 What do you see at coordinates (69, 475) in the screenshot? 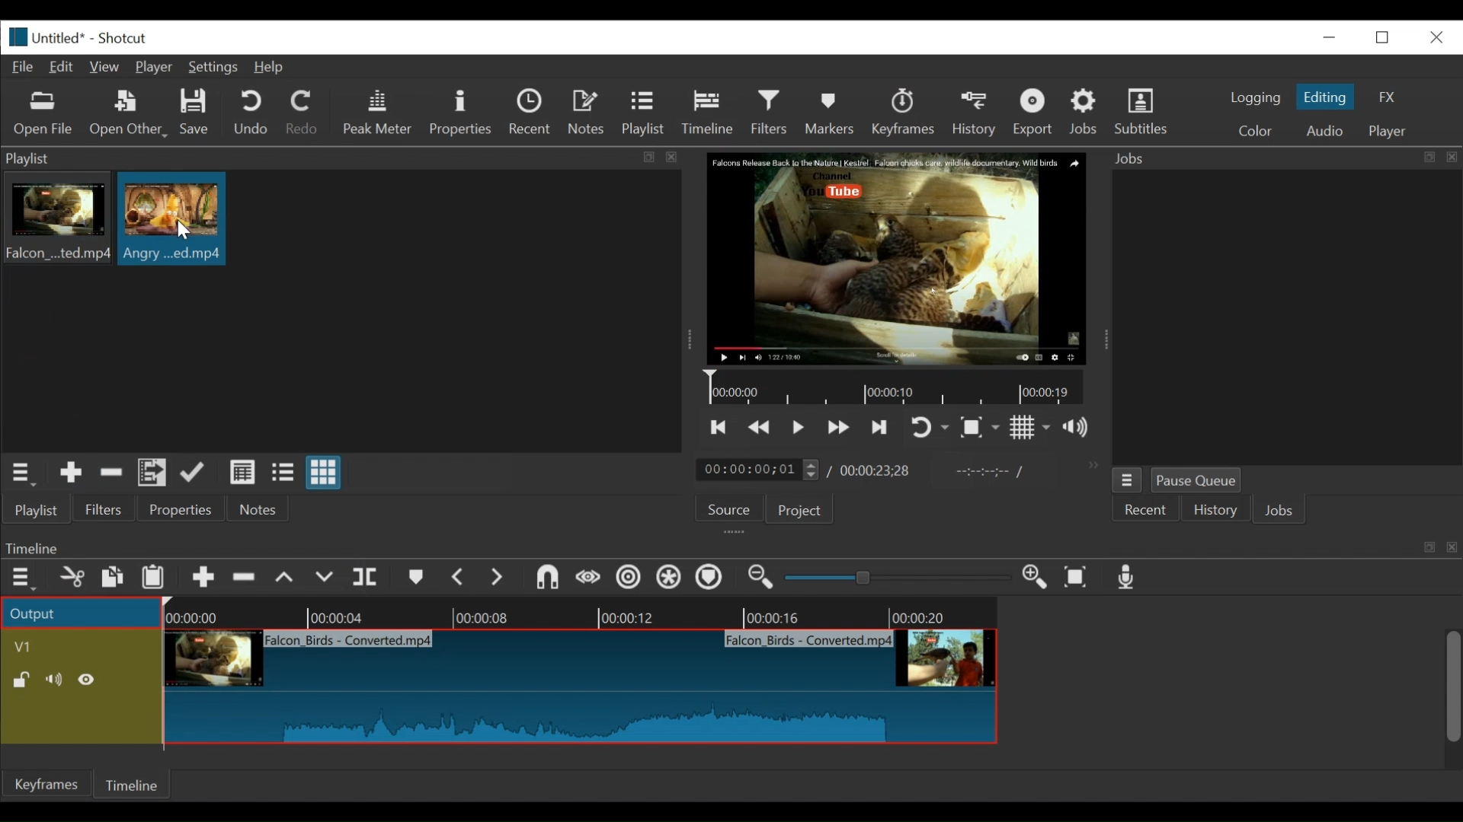
I see `Add the source to the playlist` at bounding box center [69, 475].